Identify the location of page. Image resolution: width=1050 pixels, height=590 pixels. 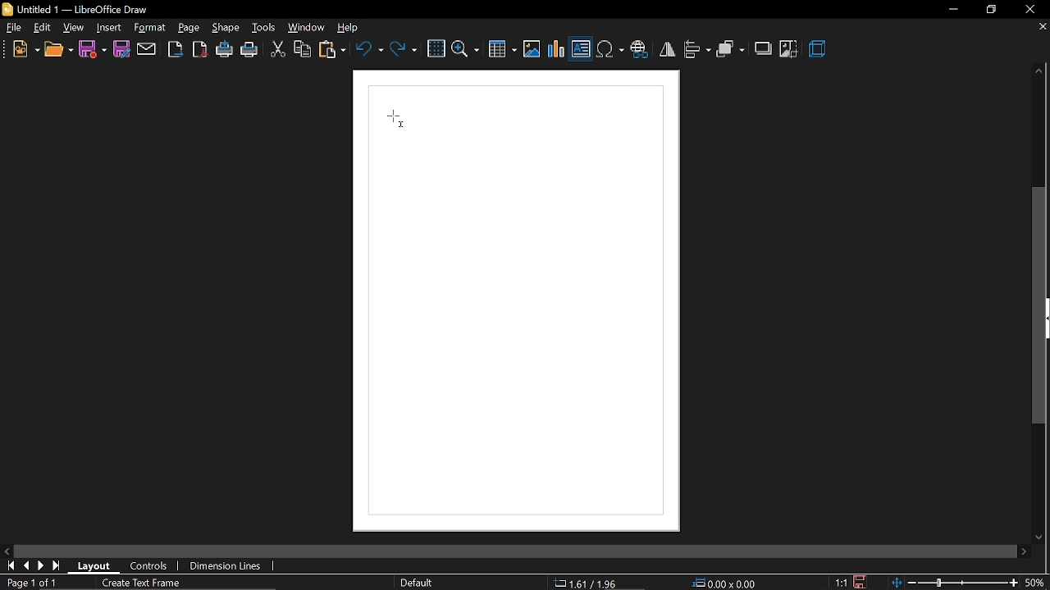
(189, 28).